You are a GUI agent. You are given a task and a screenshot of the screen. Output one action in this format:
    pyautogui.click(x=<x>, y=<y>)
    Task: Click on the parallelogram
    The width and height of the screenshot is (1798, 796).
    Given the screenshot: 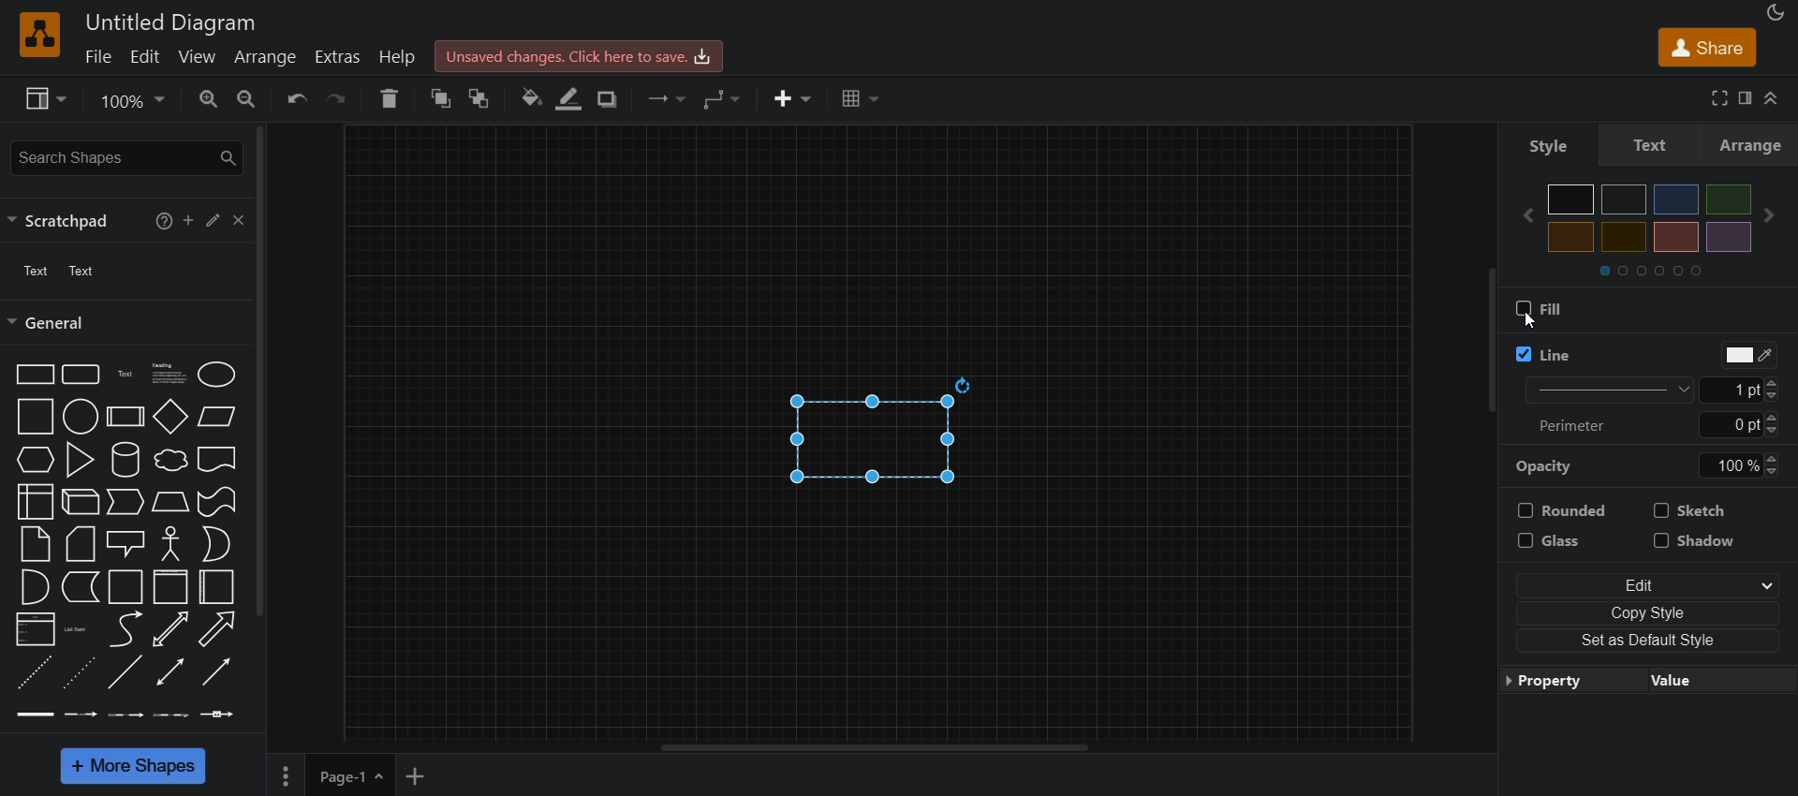 What is the action you would take?
    pyautogui.click(x=220, y=419)
    